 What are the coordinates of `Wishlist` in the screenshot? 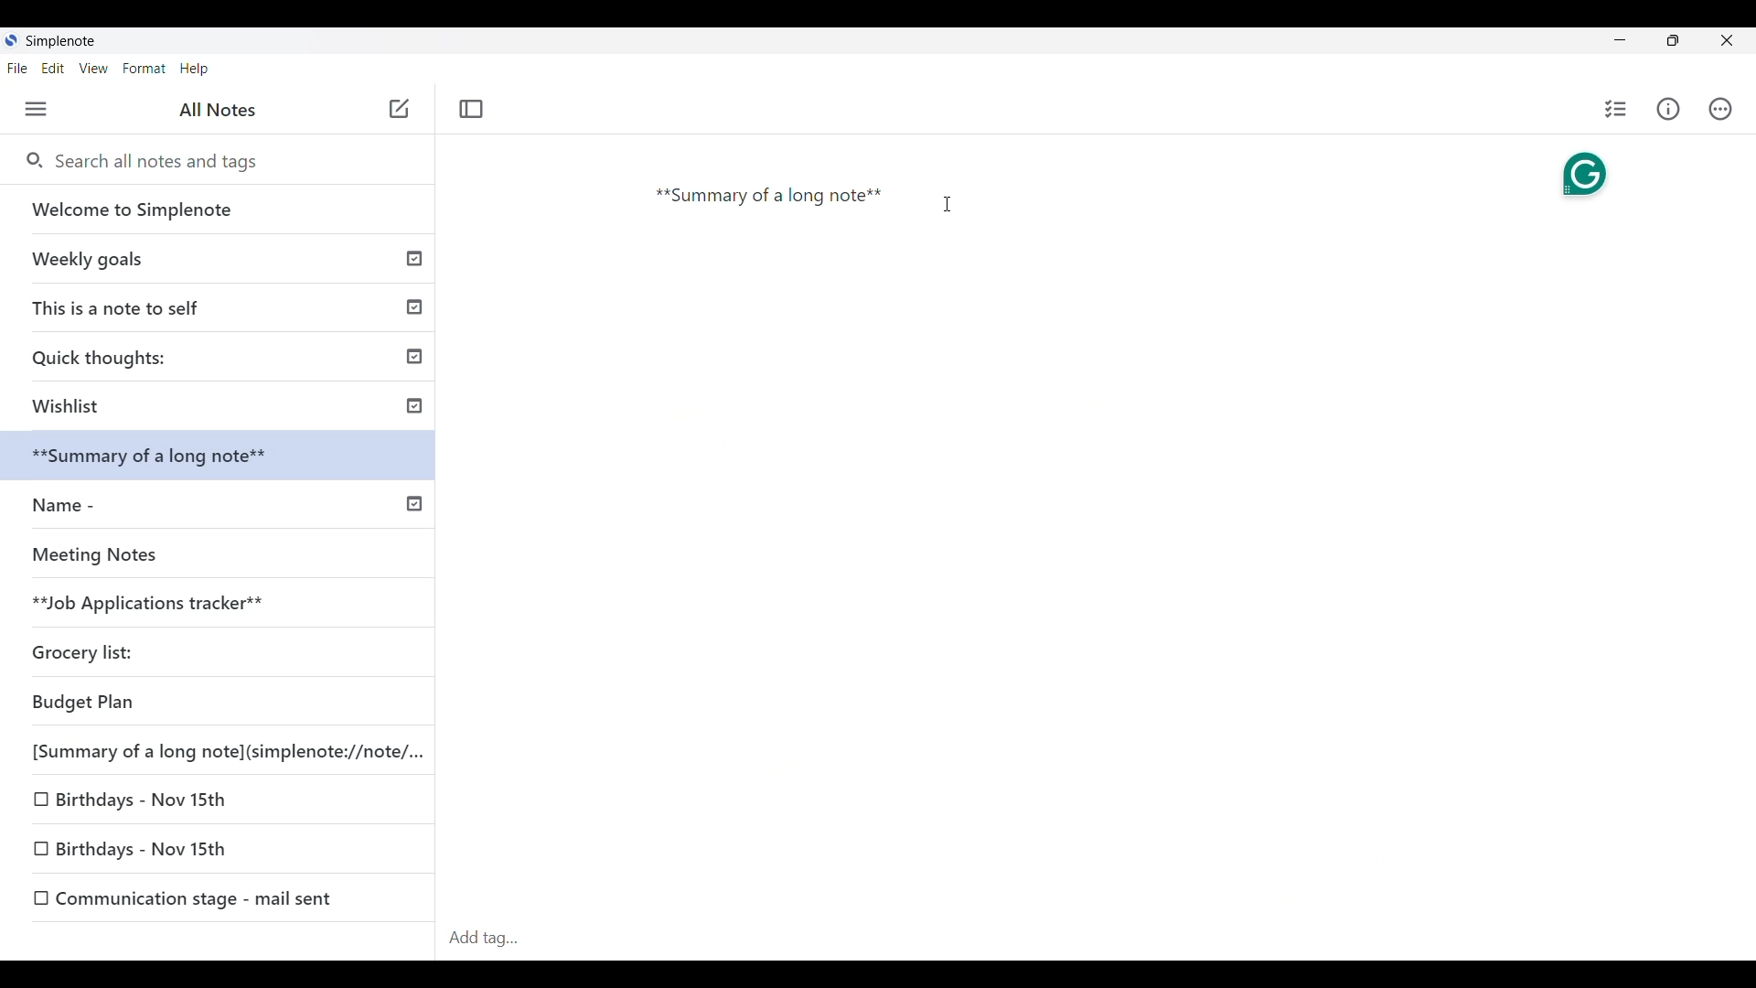 It's located at (221, 404).